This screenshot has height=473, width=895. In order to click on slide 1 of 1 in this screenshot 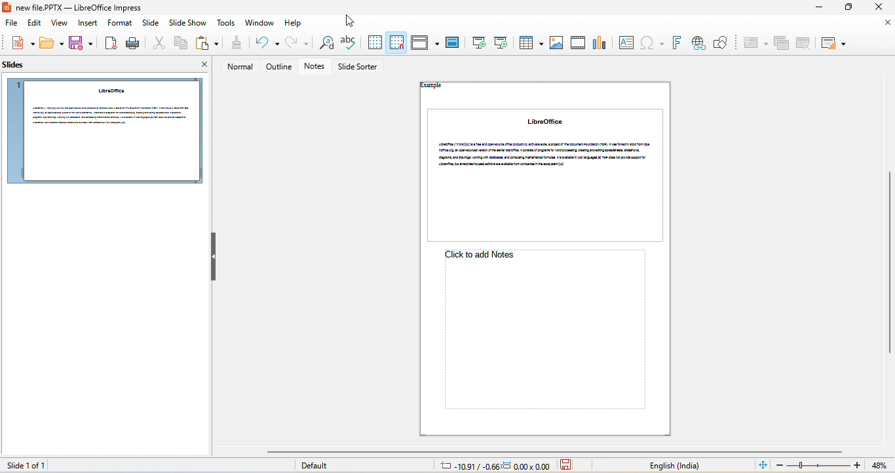, I will do `click(24, 465)`.